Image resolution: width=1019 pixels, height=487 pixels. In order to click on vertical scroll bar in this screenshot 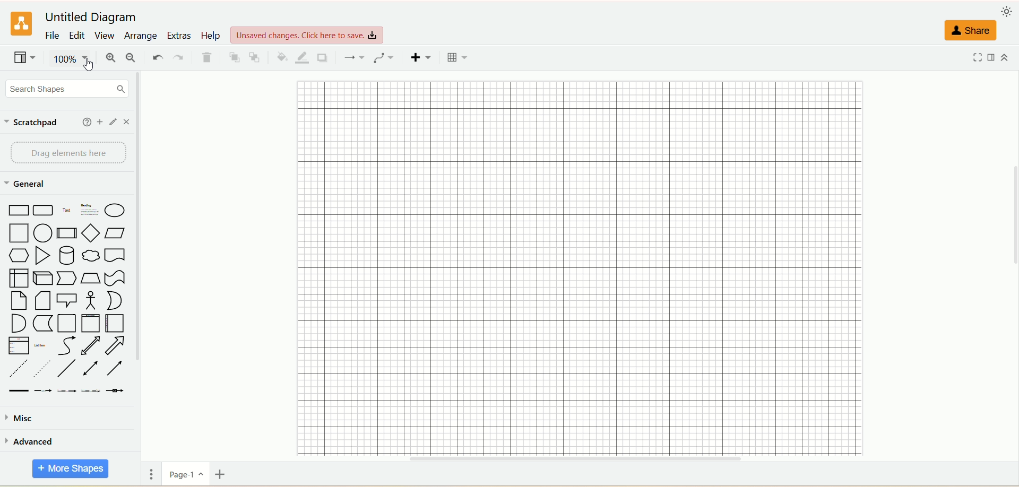, I will do `click(137, 278)`.